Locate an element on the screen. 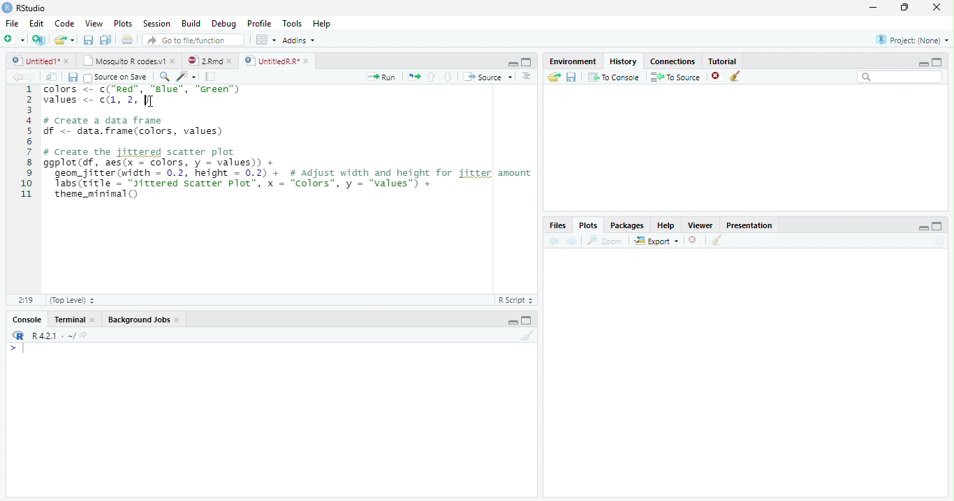 The image size is (954, 501). restore is located at coordinates (904, 8).